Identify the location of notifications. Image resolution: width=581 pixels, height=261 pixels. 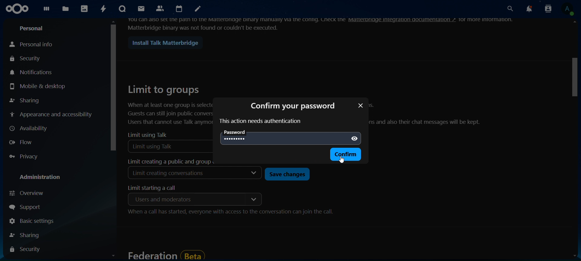
(527, 9).